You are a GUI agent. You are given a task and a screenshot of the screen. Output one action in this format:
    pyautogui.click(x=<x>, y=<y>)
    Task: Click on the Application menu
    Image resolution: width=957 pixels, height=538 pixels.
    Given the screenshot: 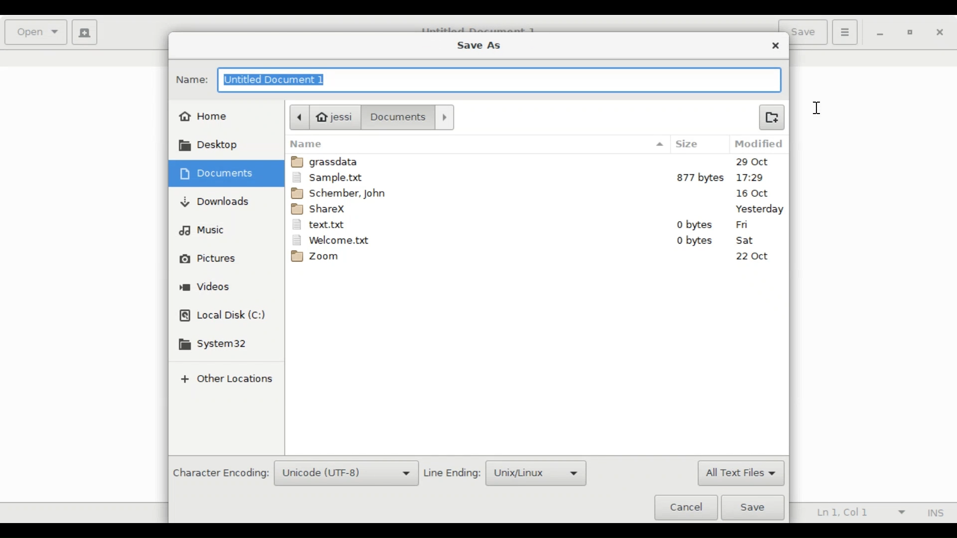 What is the action you would take?
    pyautogui.click(x=844, y=31)
    